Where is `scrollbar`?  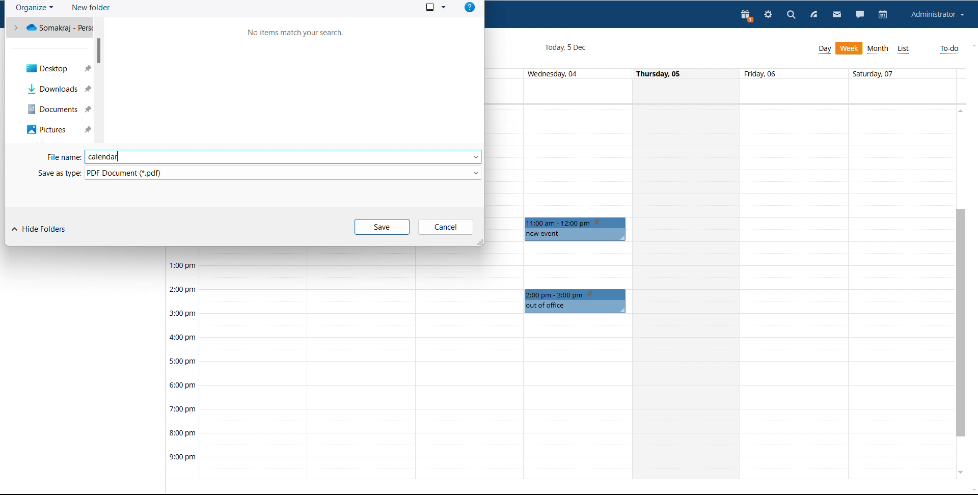
scrollbar is located at coordinates (961, 323).